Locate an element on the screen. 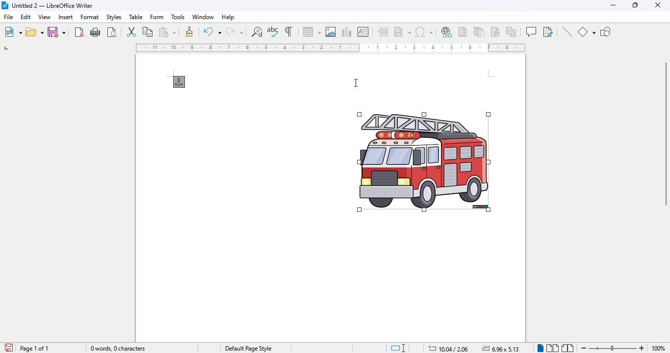 The height and width of the screenshot is (353, 670). toggle formatting marks is located at coordinates (289, 31).